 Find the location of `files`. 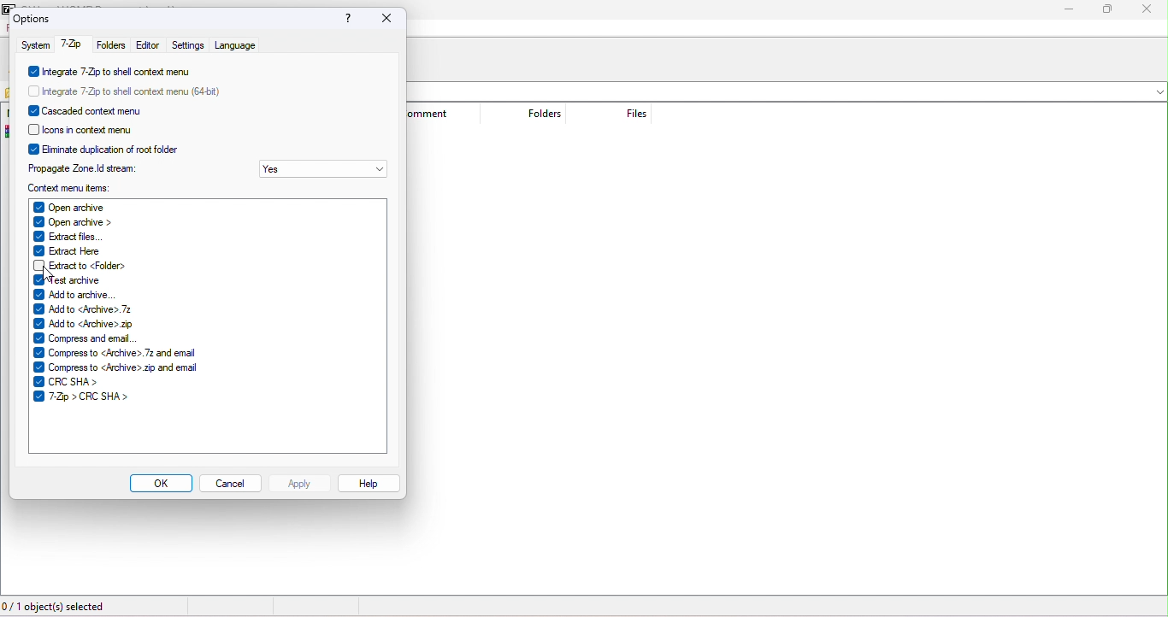

files is located at coordinates (625, 115).